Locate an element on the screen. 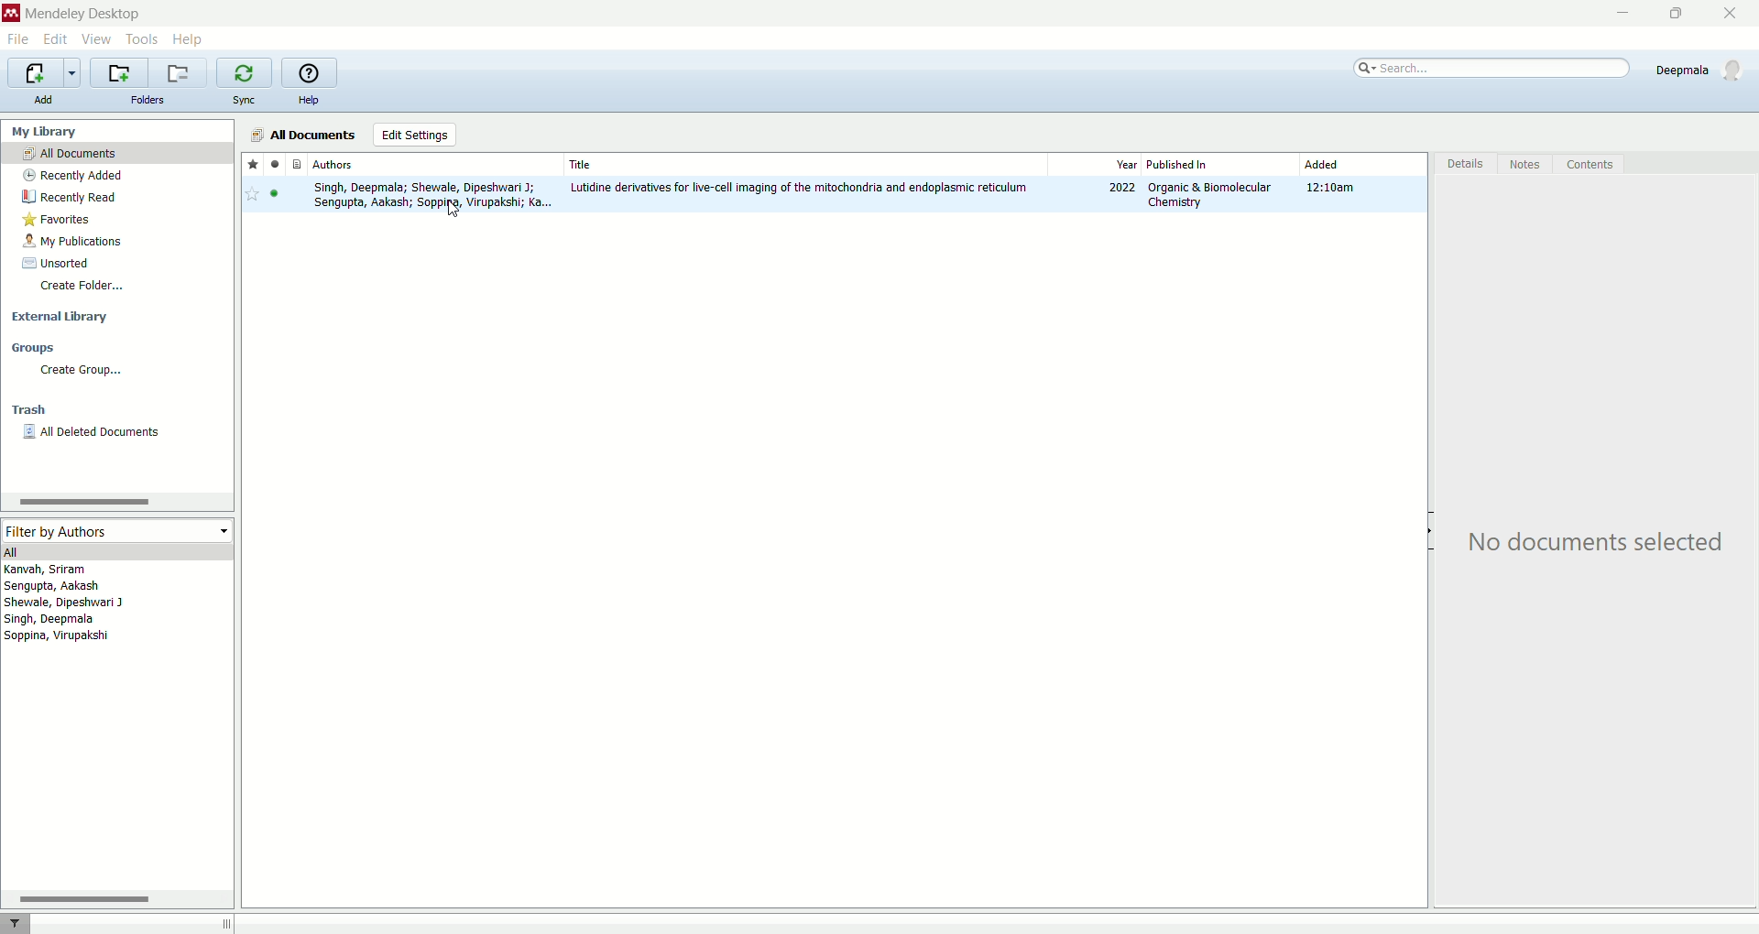  No documents selected is located at coordinates (1595, 539).